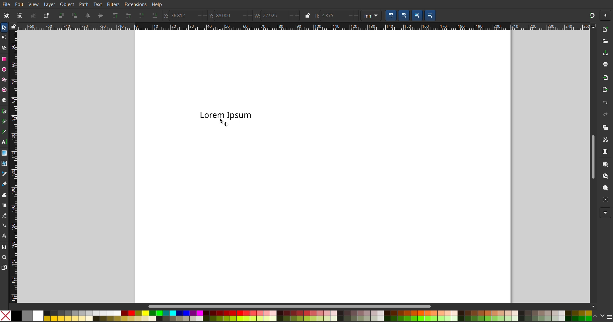  What do you see at coordinates (87, 15) in the screenshot?
I see `Flip Horizontal ` at bounding box center [87, 15].